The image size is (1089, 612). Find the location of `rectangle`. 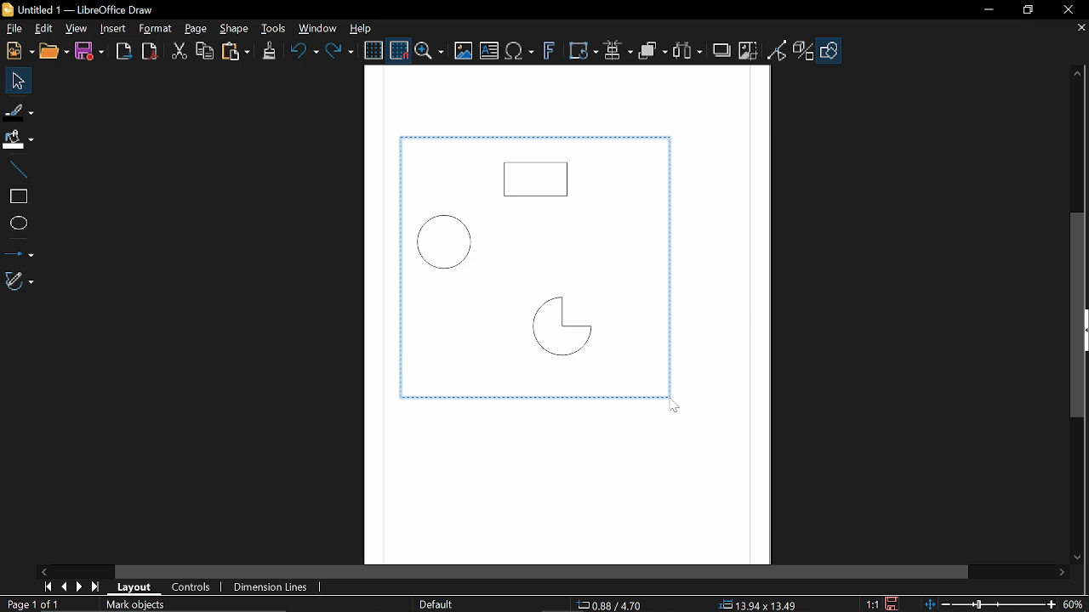

rectangle is located at coordinates (15, 194).